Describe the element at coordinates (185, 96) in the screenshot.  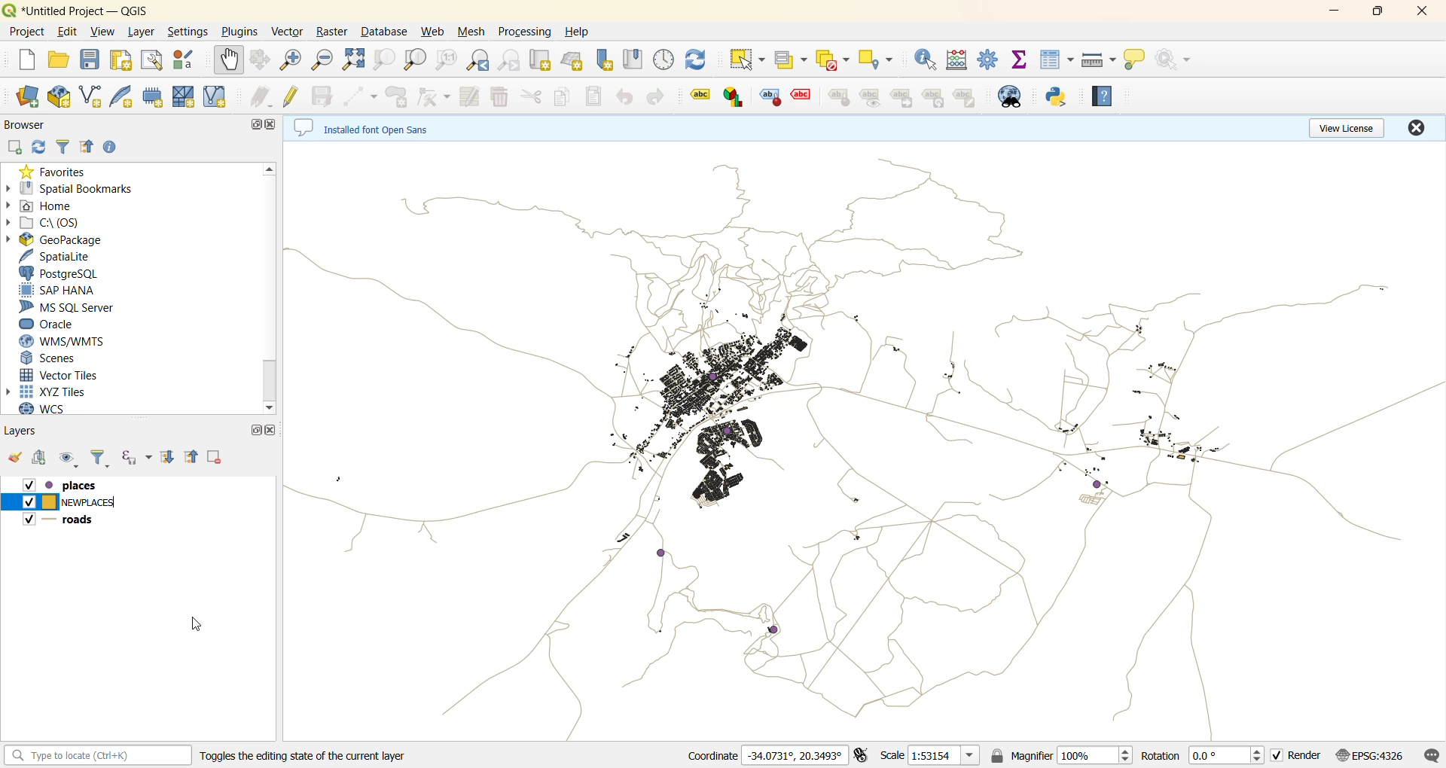
I see `new mesh layer` at that location.